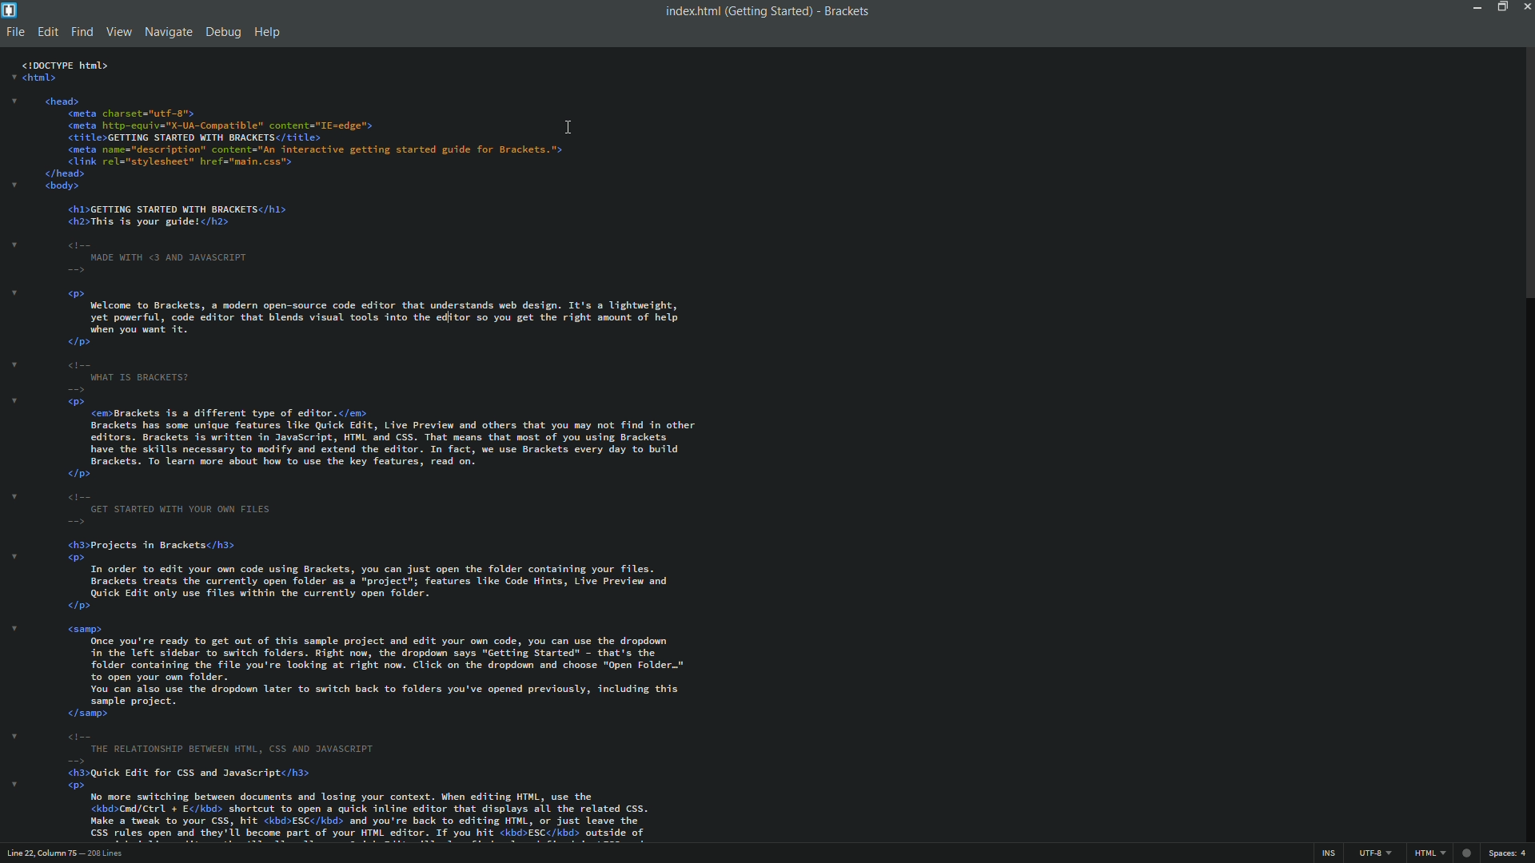  What do you see at coordinates (1373, 853) in the screenshot?
I see `UTF-8` at bounding box center [1373, 853].